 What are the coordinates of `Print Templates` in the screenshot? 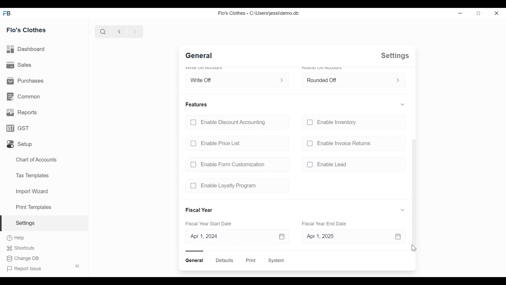 It's located at (33, 207).